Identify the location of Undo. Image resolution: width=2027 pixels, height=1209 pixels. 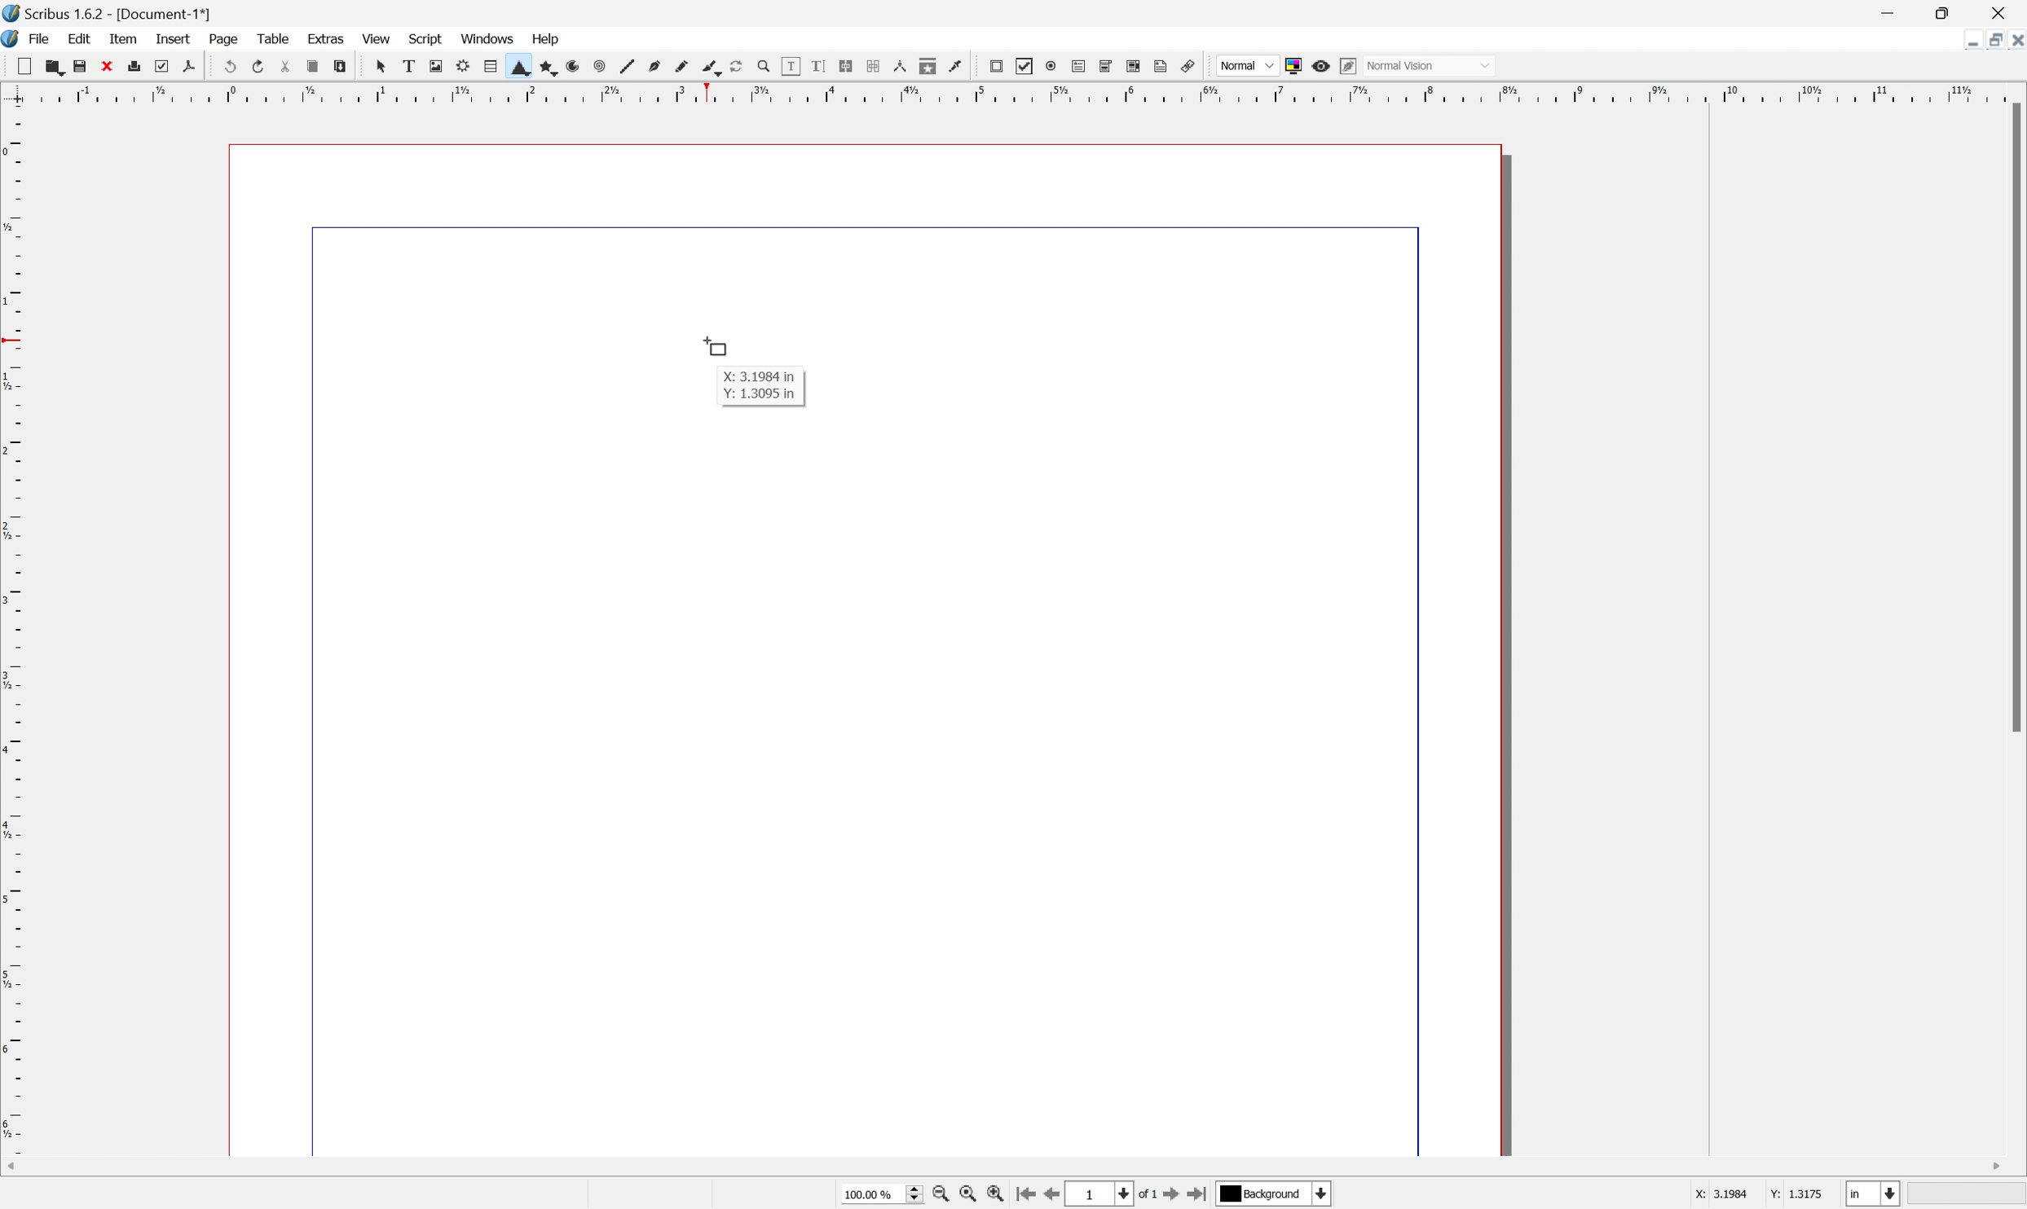
(227, 64).